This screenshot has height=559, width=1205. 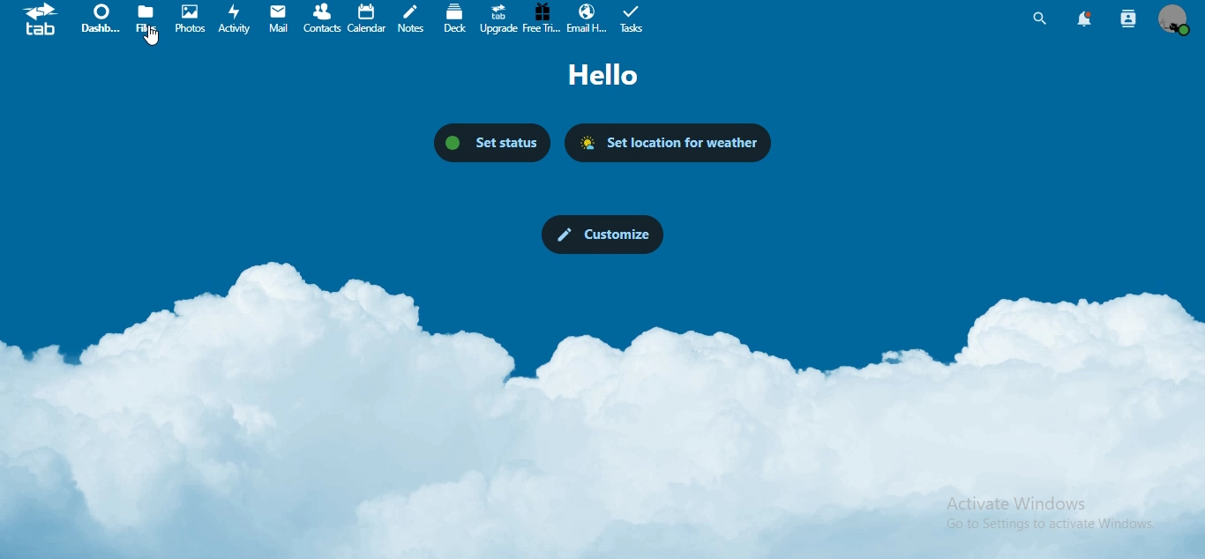 What do you see at coordinates (1085, 19) in the screenshot?
I see `notifications` at bounding box center [1085, 19].